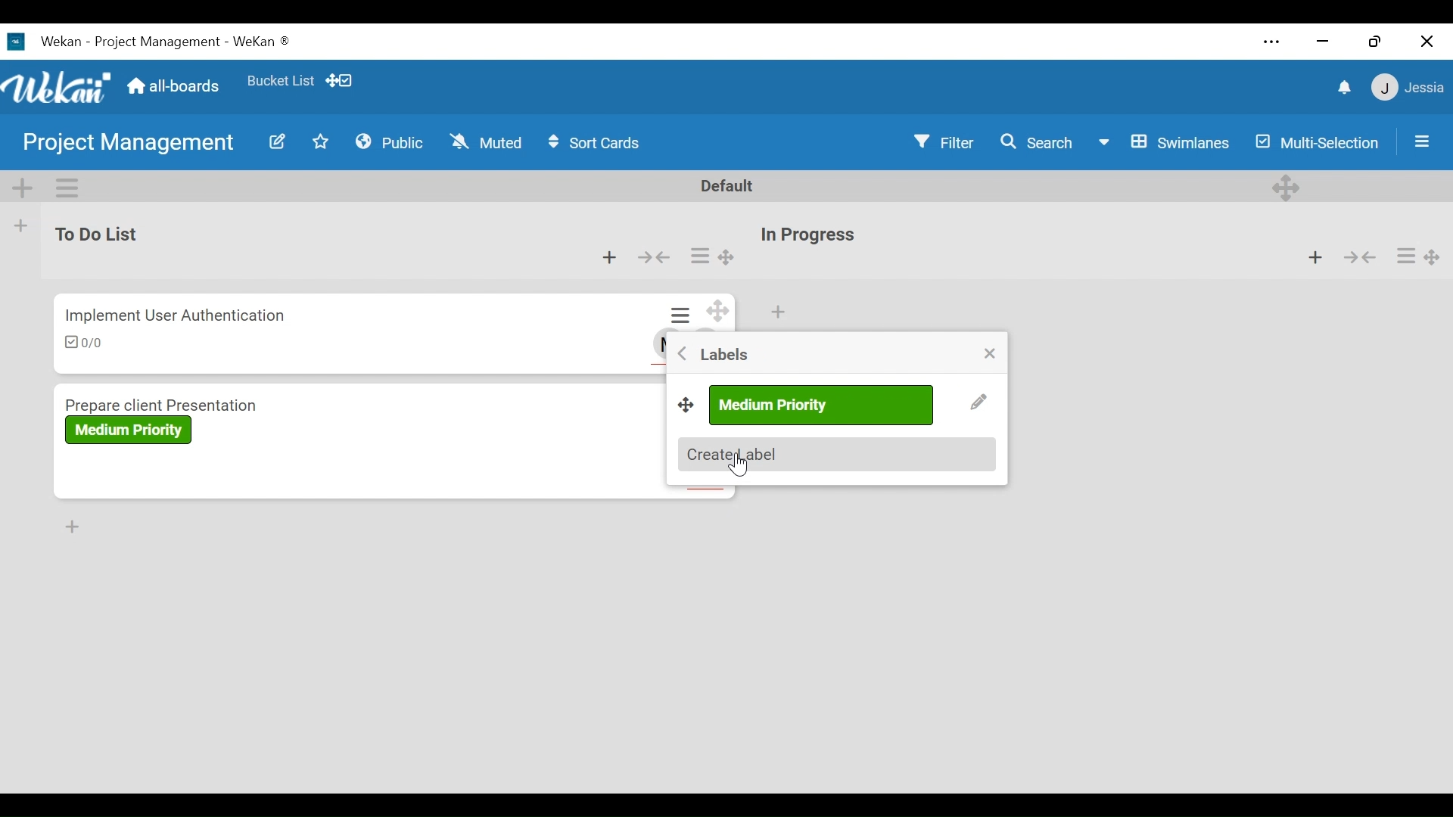  What do you see at coordinates (129, 430) in the screenshot?
I see `Label` at bounding box center [129, 430].